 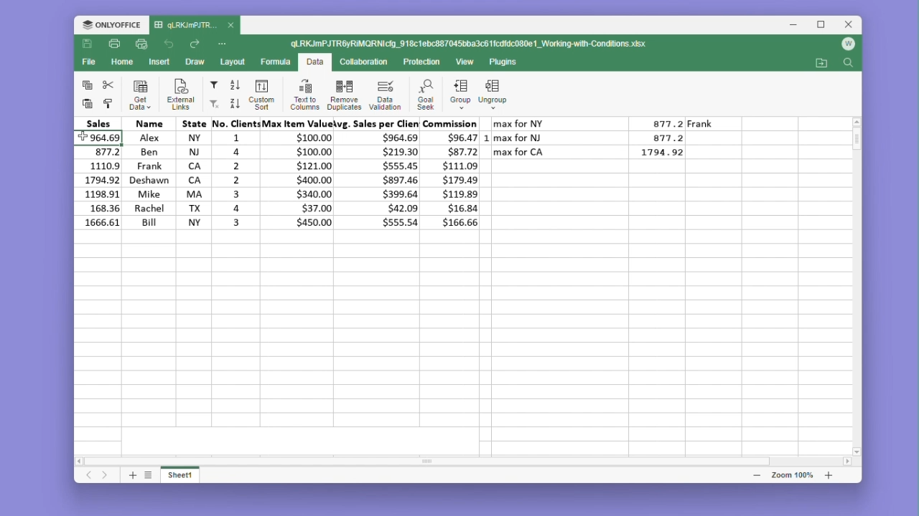 What do you see at coordinates (276, 123) in the screenshot?
I see `Headers` at bounding box center [276, 123].